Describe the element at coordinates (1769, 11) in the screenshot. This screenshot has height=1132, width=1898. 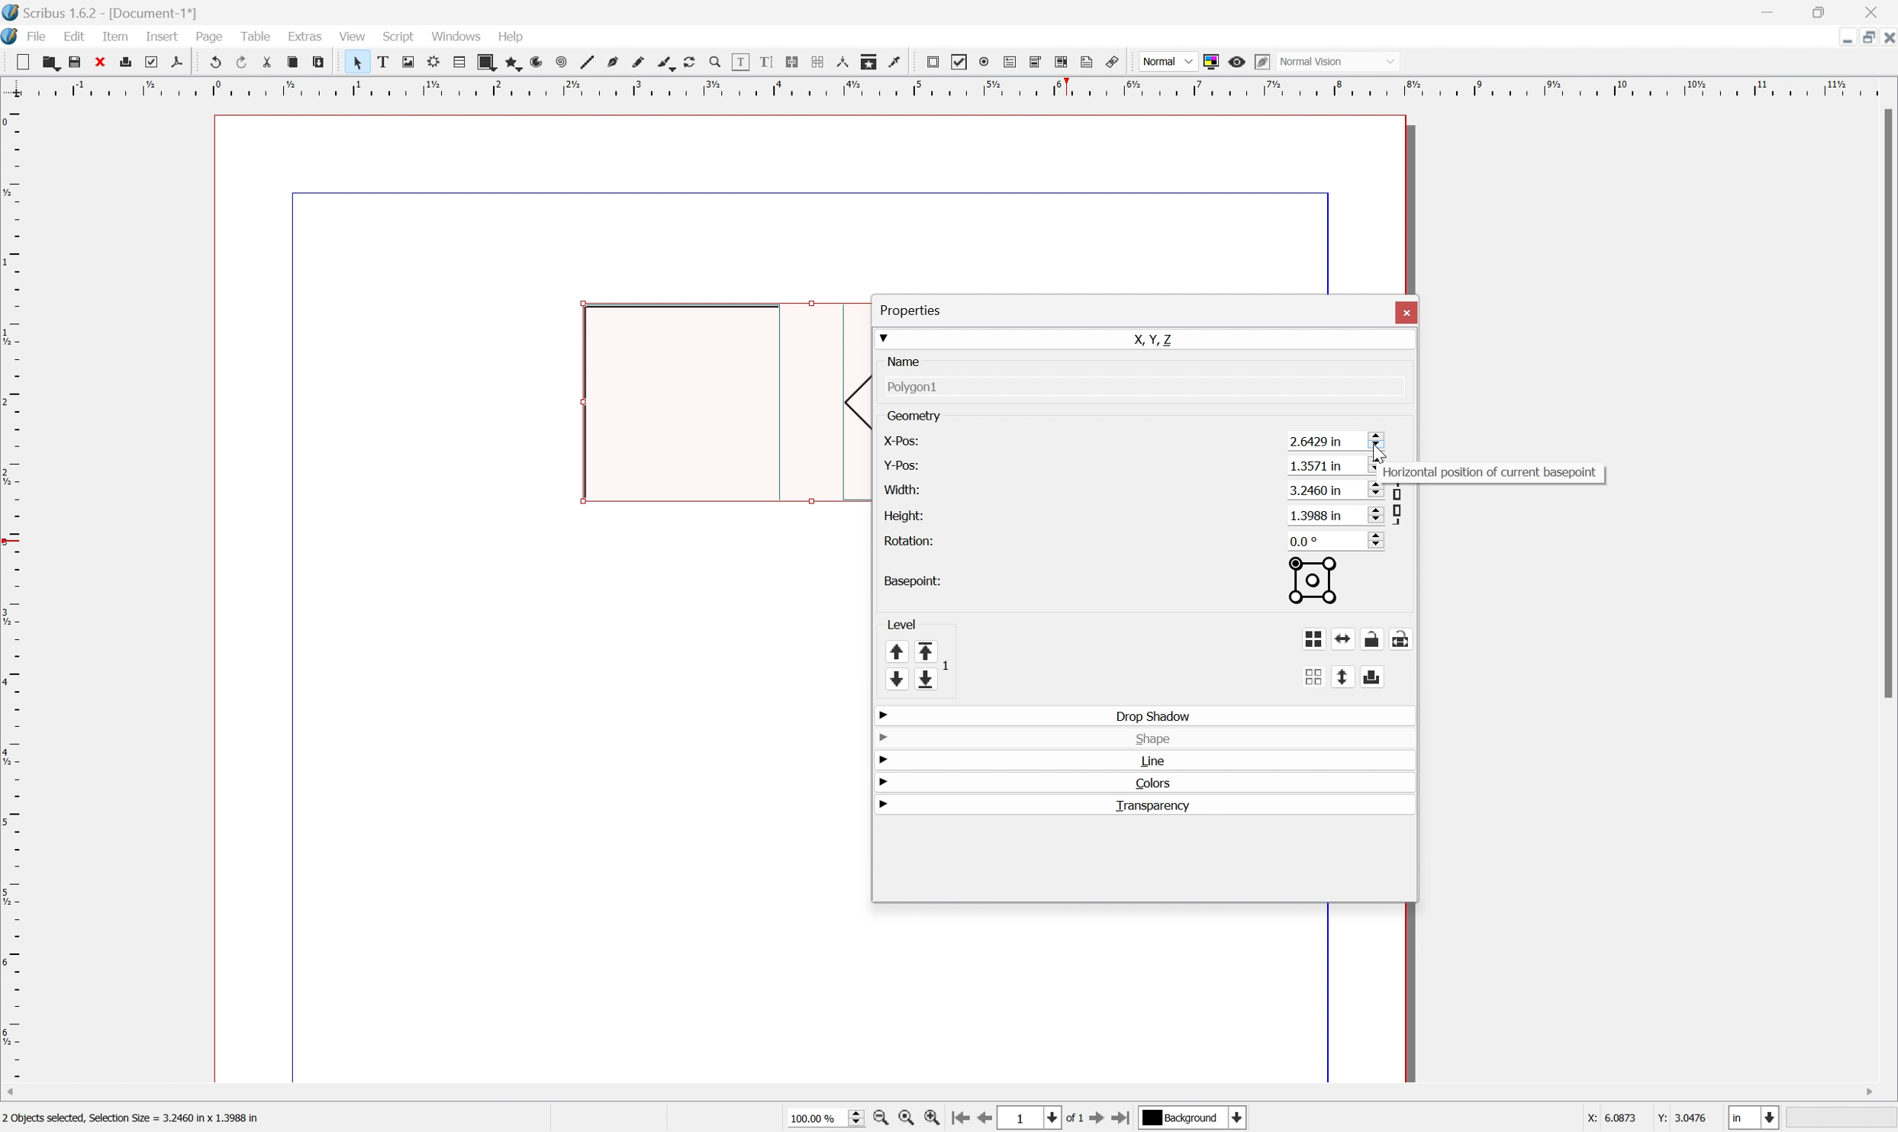
I see `Minimize` at that location.